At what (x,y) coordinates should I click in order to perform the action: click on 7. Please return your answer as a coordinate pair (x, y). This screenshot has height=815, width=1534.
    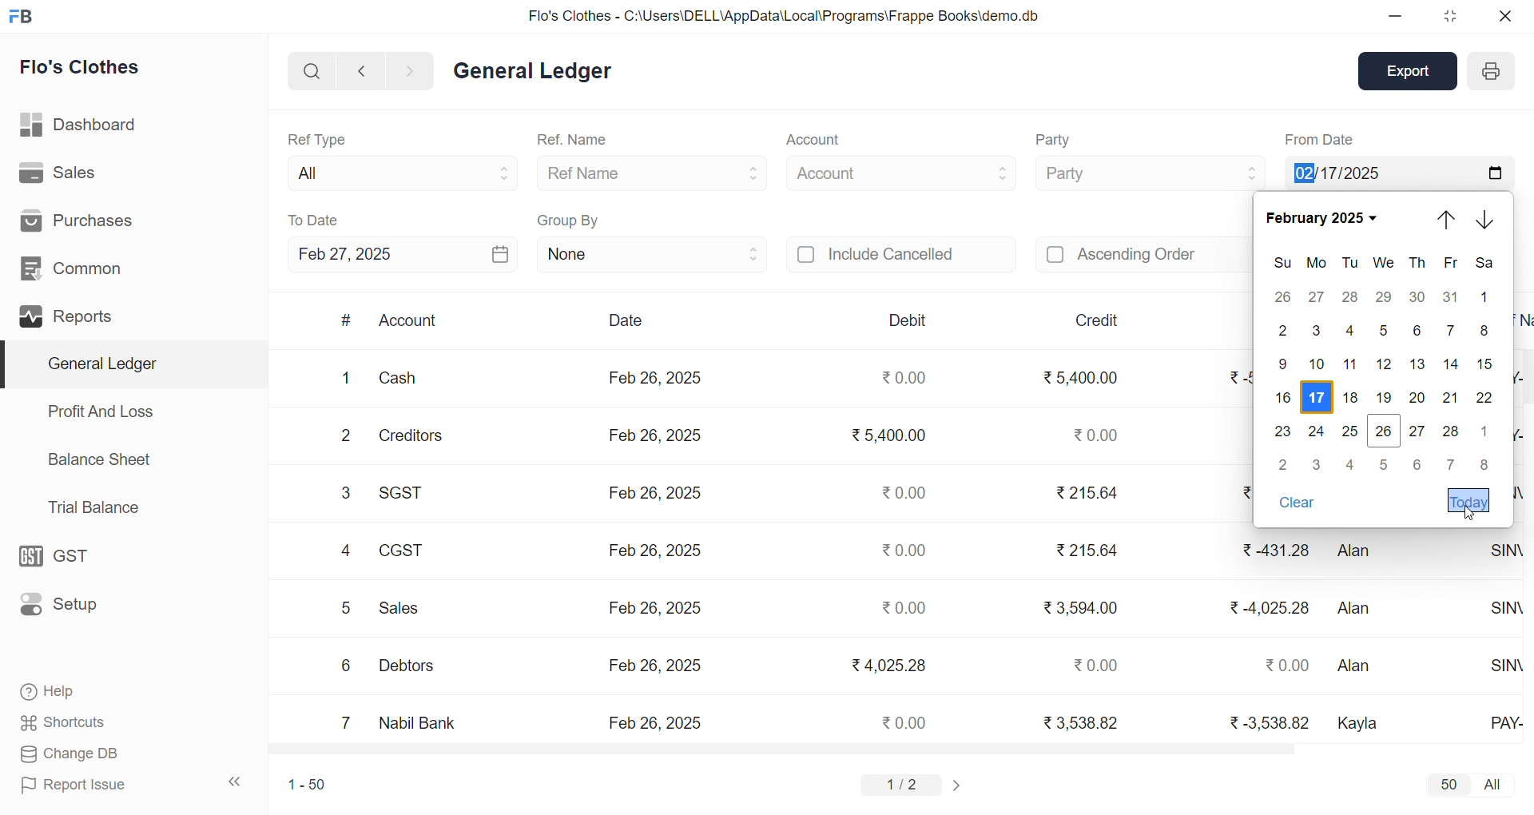
    Looking at the image, I should click on (346, 722).